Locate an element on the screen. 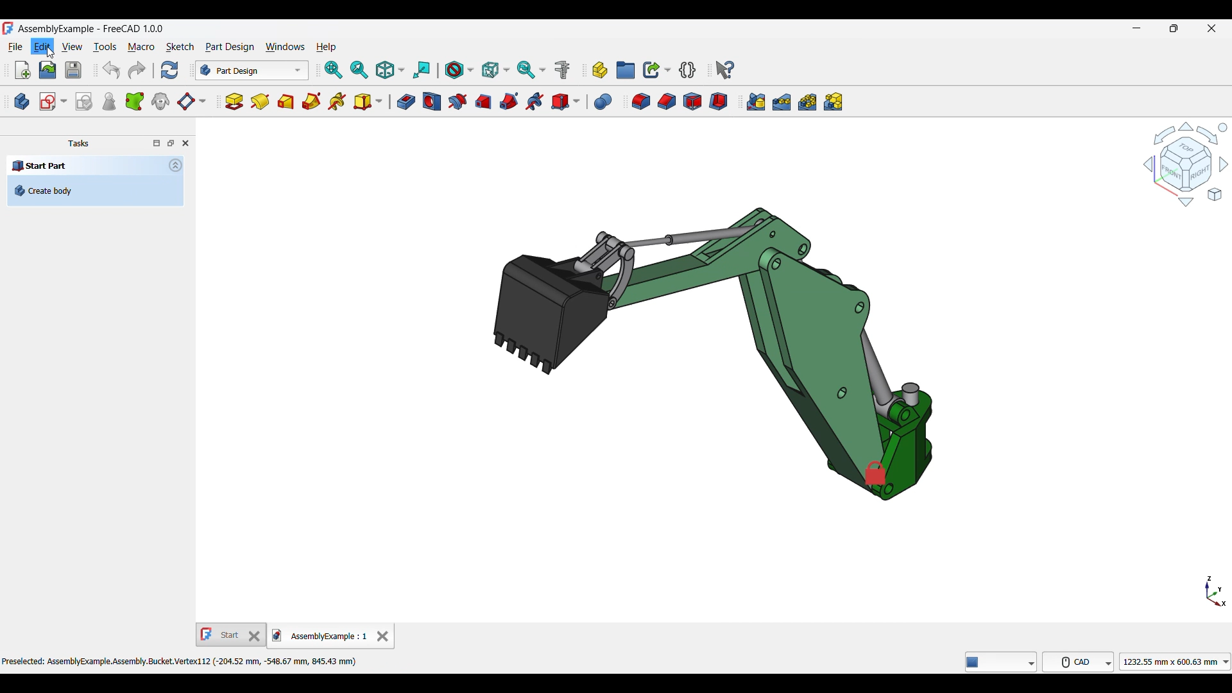 The image size is (1232, 693). Open is located at coordinates (47, 70).